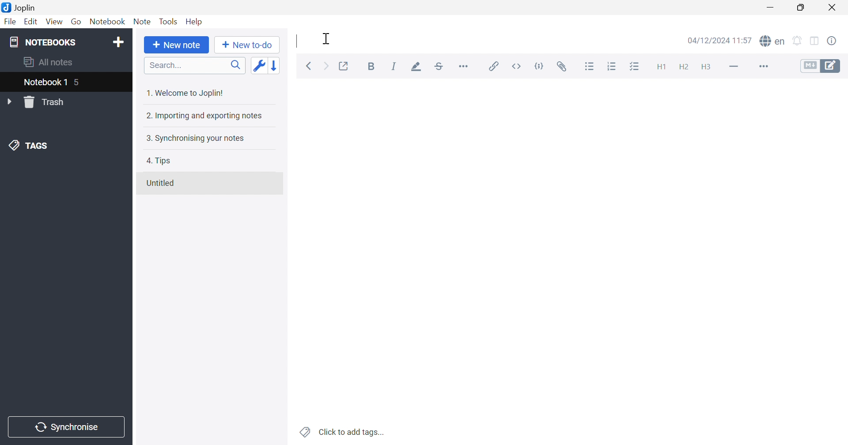  Describe the element at coordinates (195, 66) in the screenshot. I see `Search` at that location.